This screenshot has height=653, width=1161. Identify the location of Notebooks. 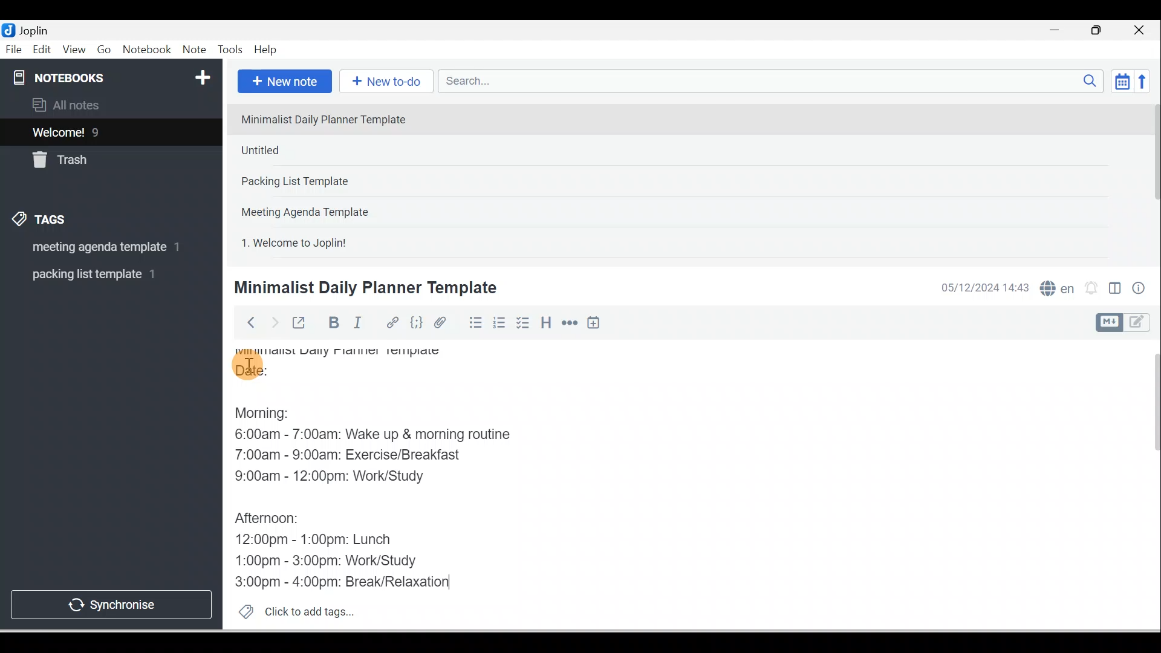
(114, 75).